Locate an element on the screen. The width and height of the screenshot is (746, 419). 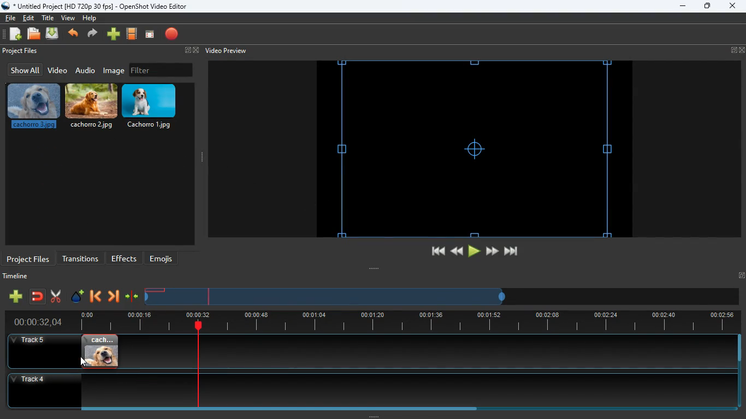
cachorro.1.jpg is located at coordinates (153, 106).